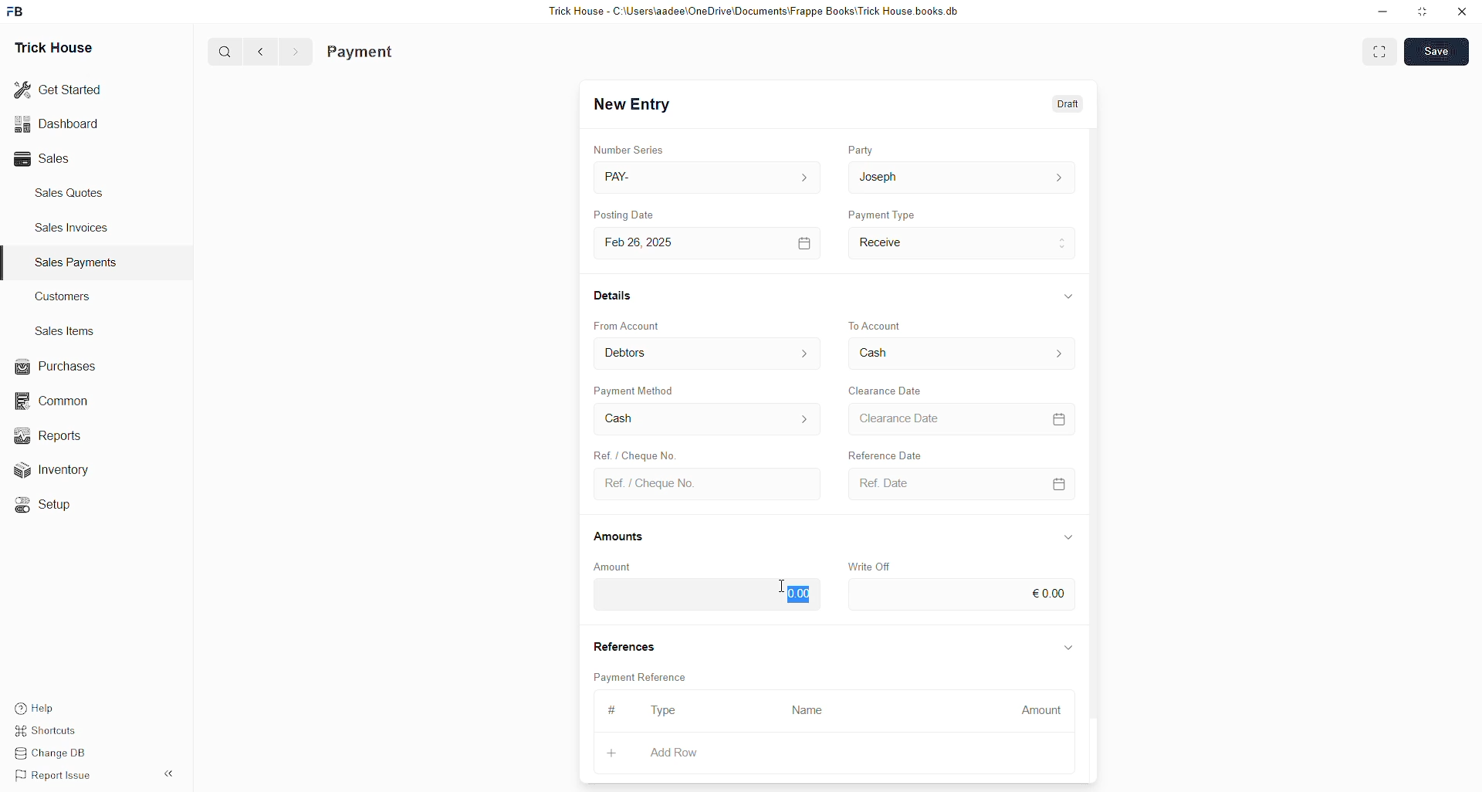 The image size is (1482, 792). What do you see at coordinates (76, 228) in the screenshot?
I see `Sales Invoices` at bounding box center [76, 228].